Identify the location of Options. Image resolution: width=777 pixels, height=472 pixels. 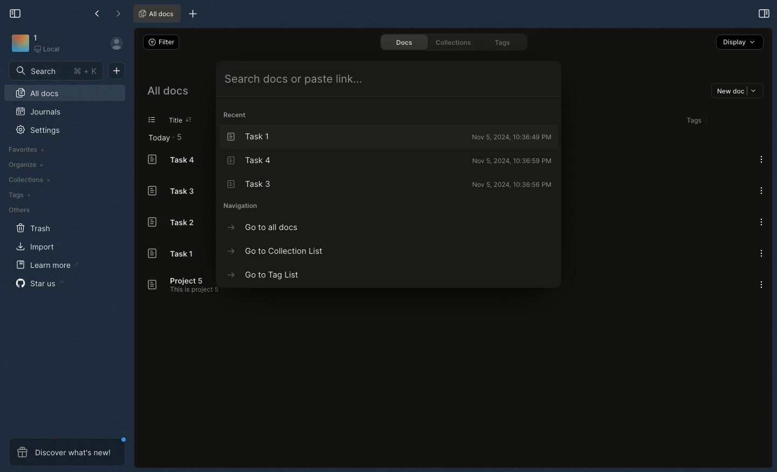
(761, 159).